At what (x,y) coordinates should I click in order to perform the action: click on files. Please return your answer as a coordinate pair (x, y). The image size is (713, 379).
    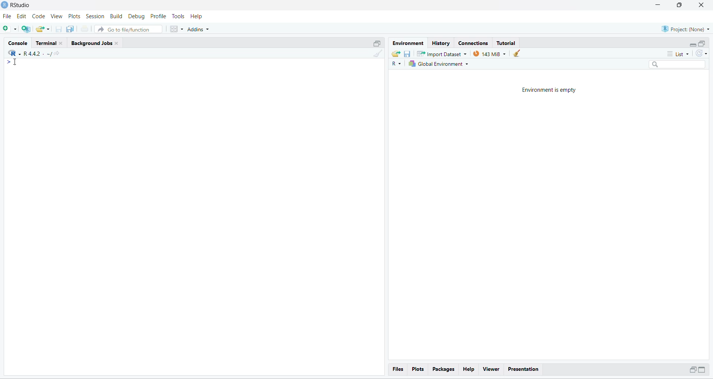
    Looking at the image, I should click on (399, 369).